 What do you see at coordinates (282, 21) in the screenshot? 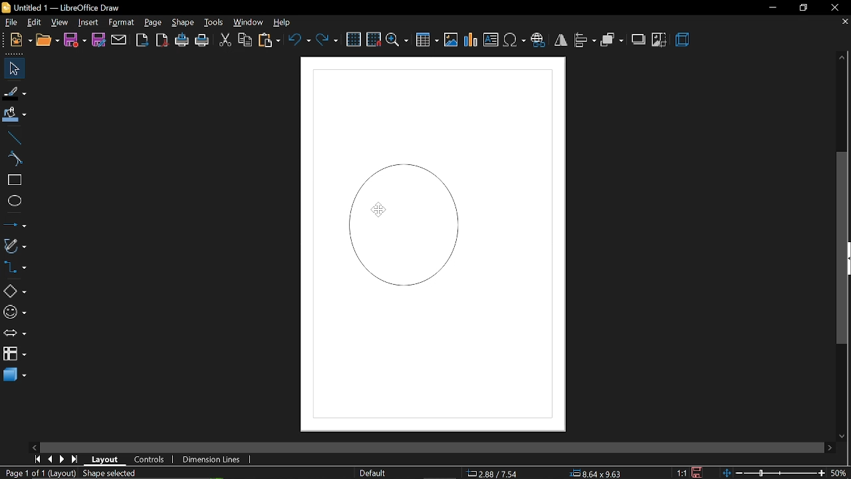
I see `help` at bounding box center [282, 21].